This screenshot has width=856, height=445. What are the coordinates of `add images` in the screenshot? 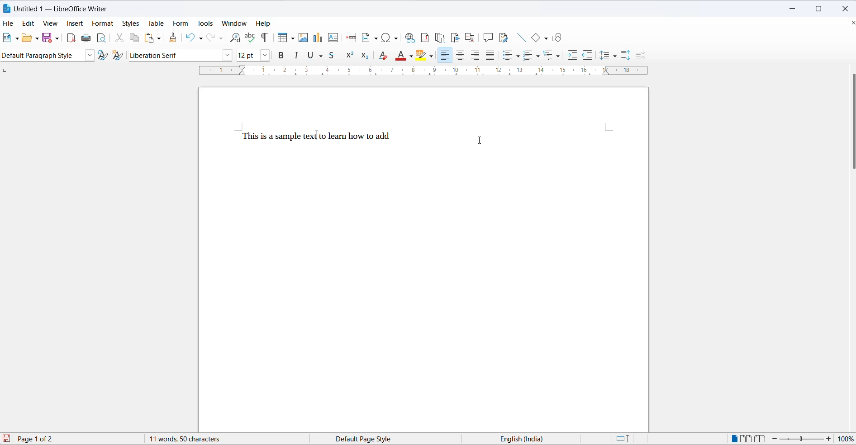 It's located at (303, 38).